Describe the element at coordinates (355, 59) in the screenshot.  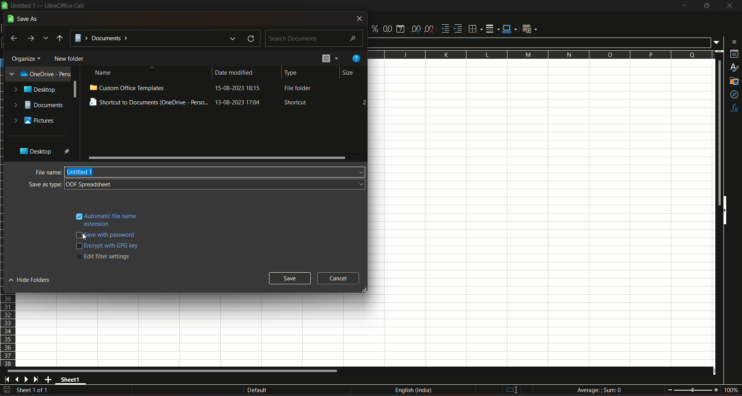
I see `help` at that location.